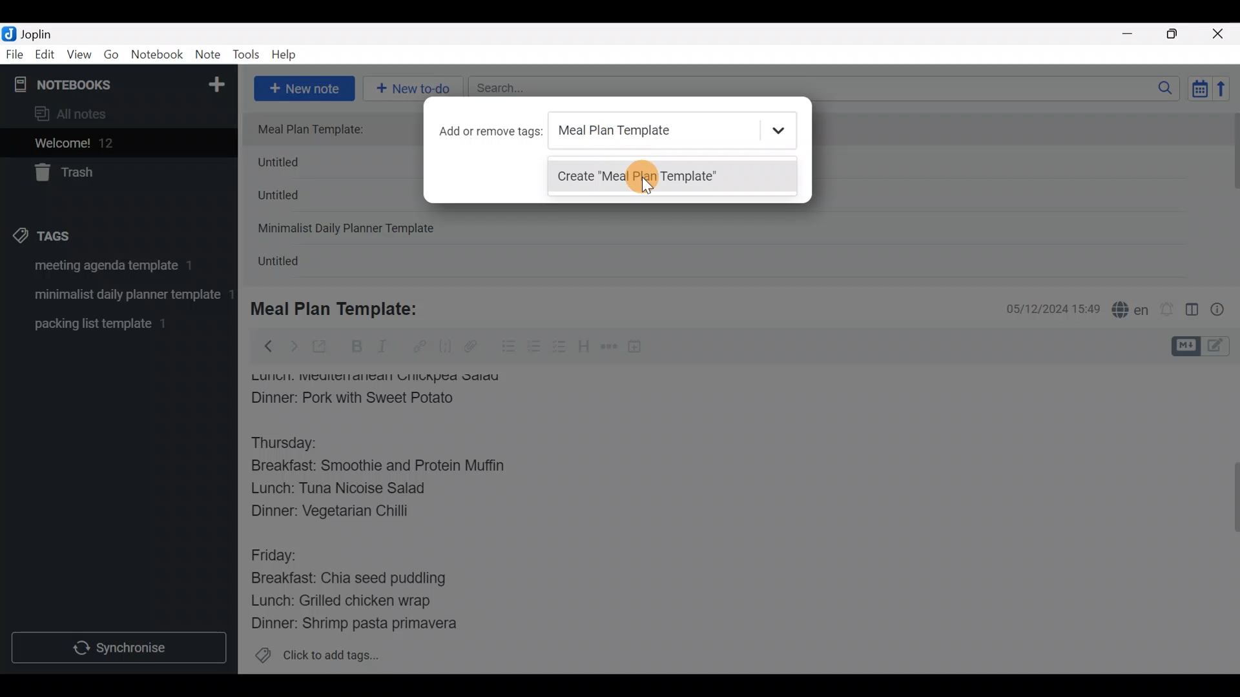 Image resolution: width=1240 pixels, height=697 pixels. I want to click on Date & time, so click(1043, 308).